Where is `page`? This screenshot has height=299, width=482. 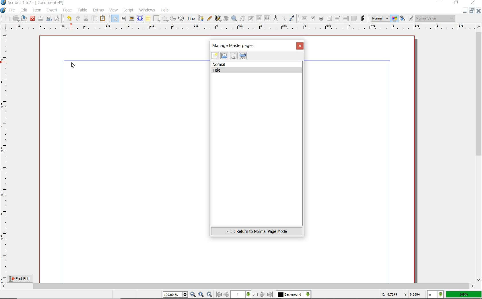 page is located at coordinates (68, 10).